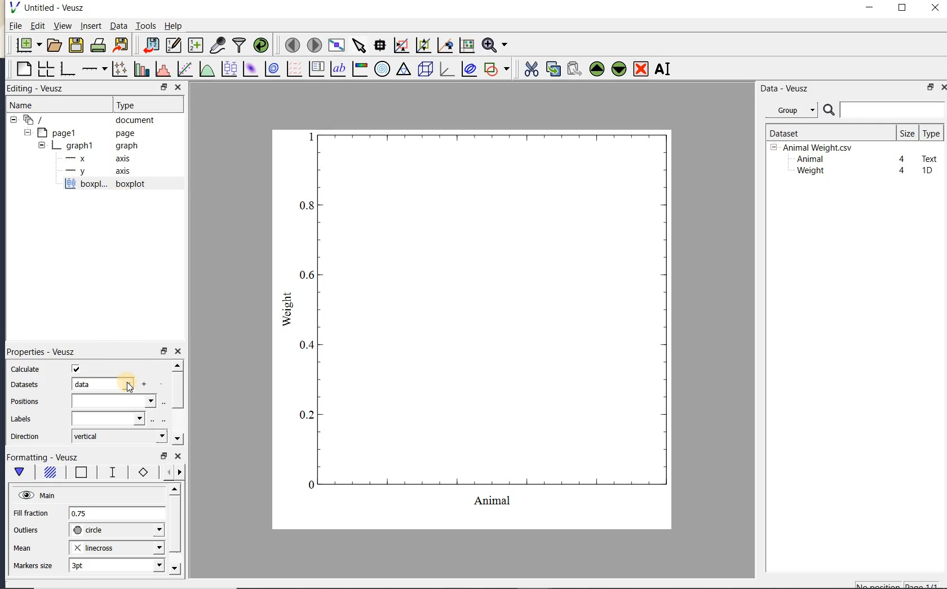 The width and height of the screenshot is (947, 589). I want to click on vertical, so click(118, 437).